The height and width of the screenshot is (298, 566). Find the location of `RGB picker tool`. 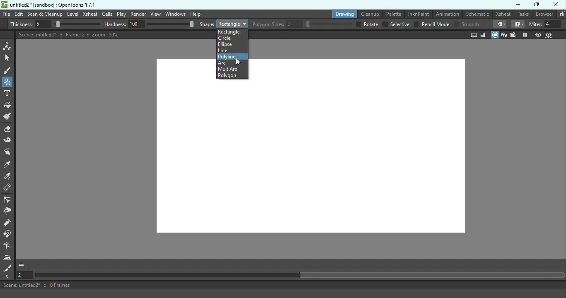

RGB picker tool is located at coordinates (9, 177).